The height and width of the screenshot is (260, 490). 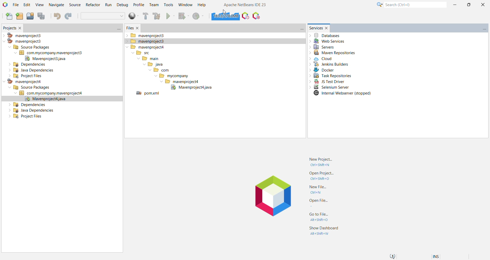 What do you see at coordinates (74, 5) in the screenshot?
I see `Source` at bounding box center [74, 5].